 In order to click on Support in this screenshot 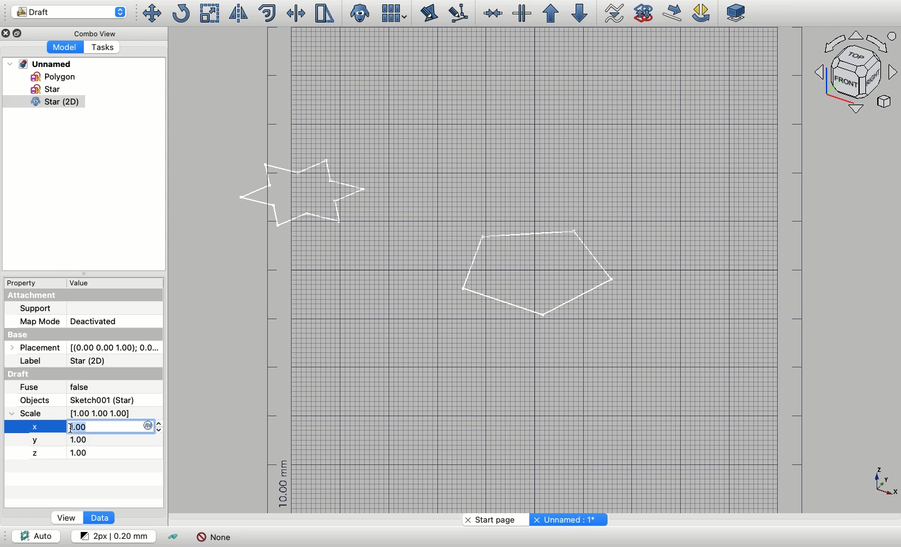, I will do `click(36, 309)`.